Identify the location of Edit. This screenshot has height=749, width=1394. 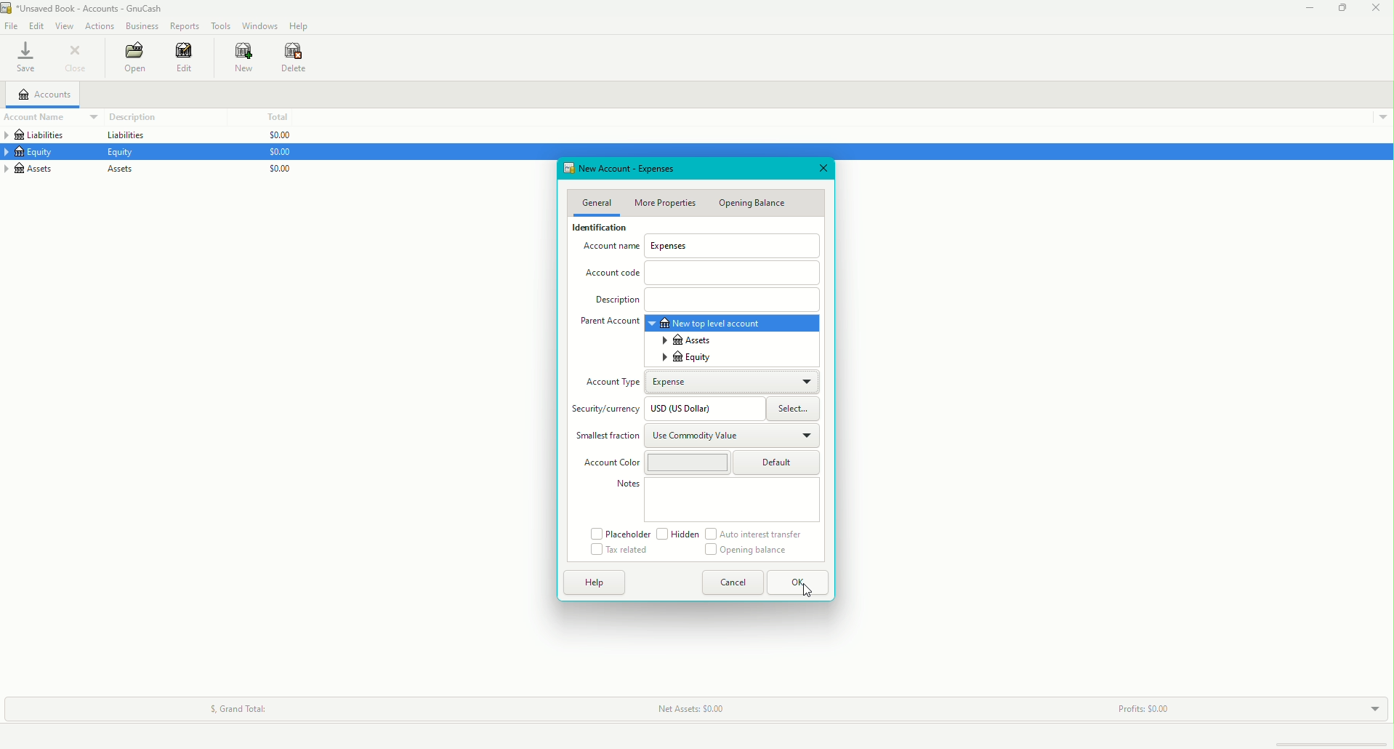
(188, 59).